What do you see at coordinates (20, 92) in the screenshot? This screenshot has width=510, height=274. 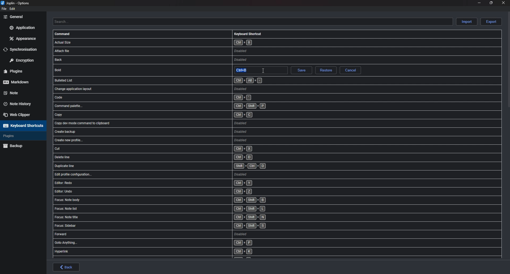 I see `note` at bounding box center [20, 92].